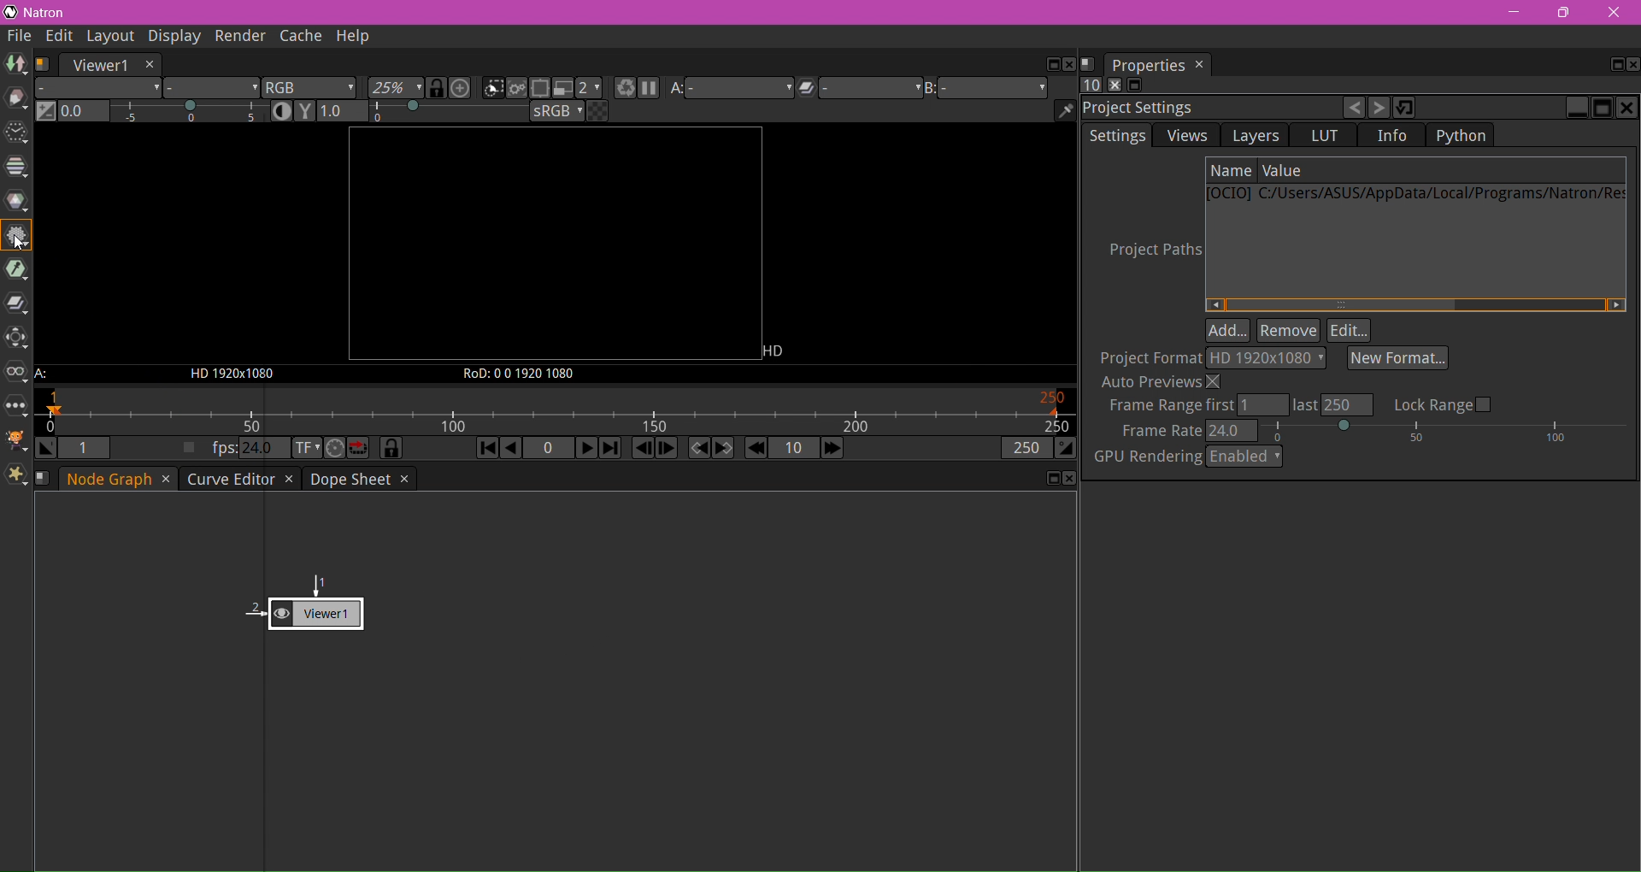  I want to click on Display, so click(171, 36).